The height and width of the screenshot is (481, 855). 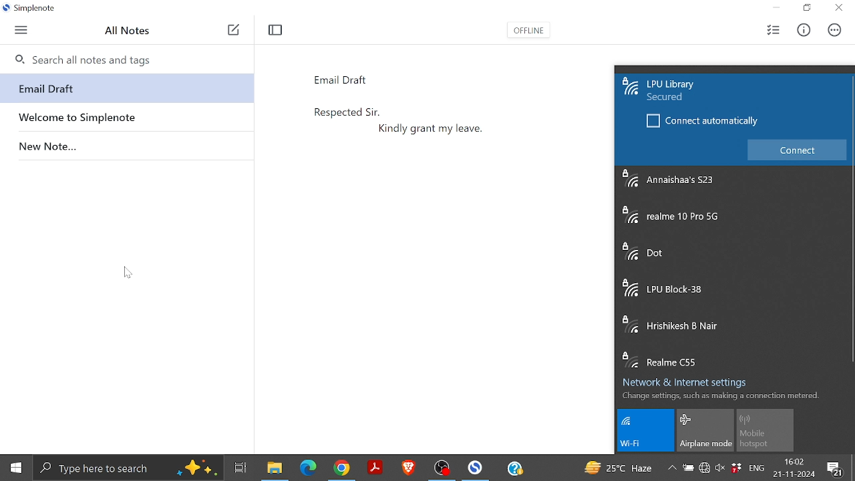 I want to click on Network and internet settings, so click(x=691, y=379).